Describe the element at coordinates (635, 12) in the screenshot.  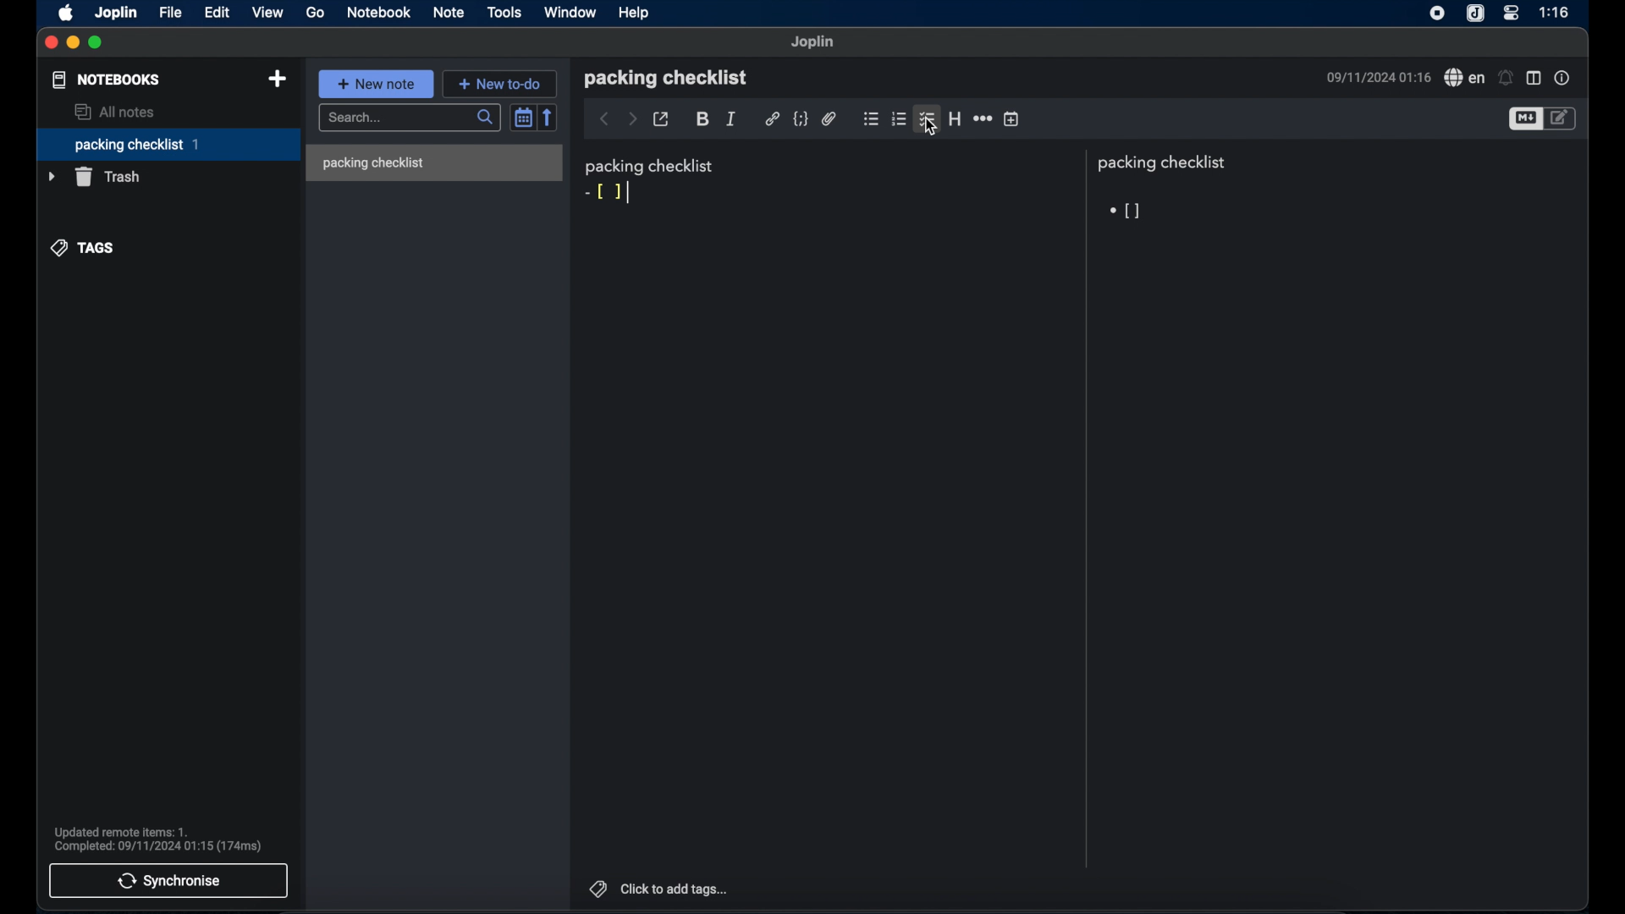
I see `help` at that location.